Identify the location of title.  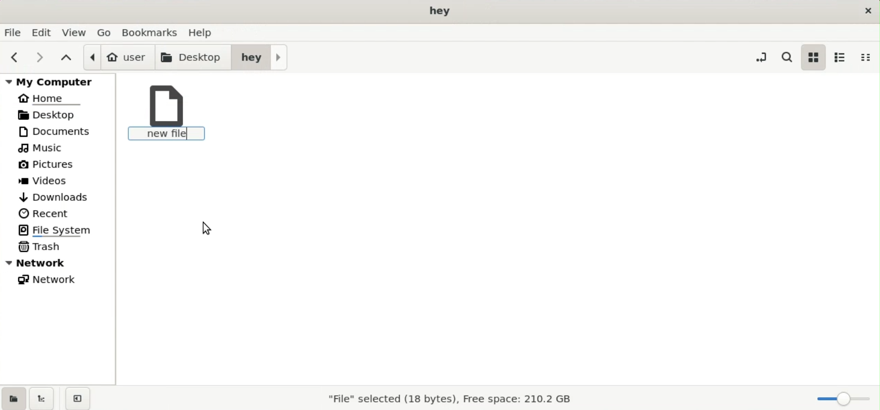
(441, 11).